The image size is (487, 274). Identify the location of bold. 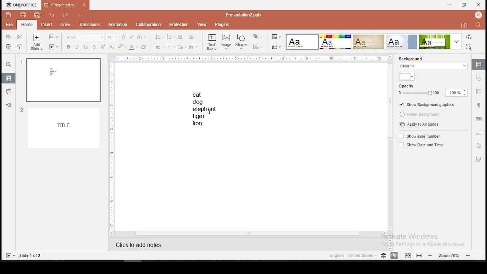
(67, 47).